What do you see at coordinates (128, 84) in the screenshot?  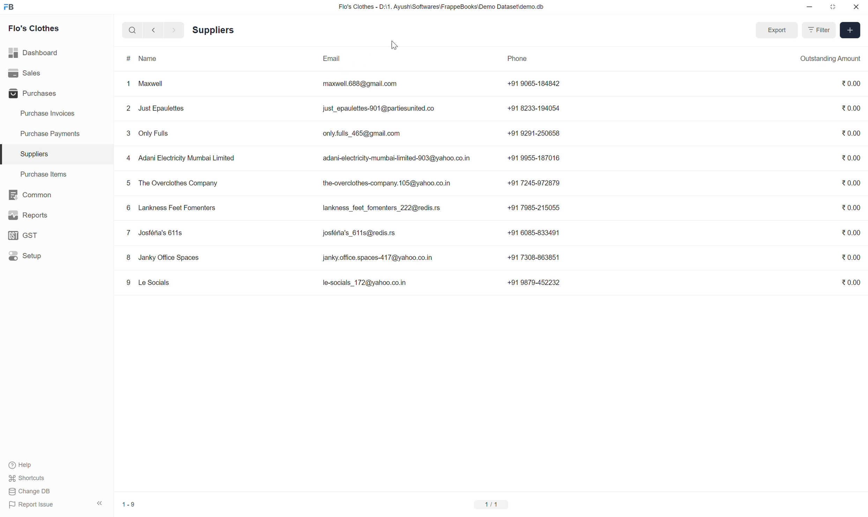 I see `1` at bounding box center [128, 84].